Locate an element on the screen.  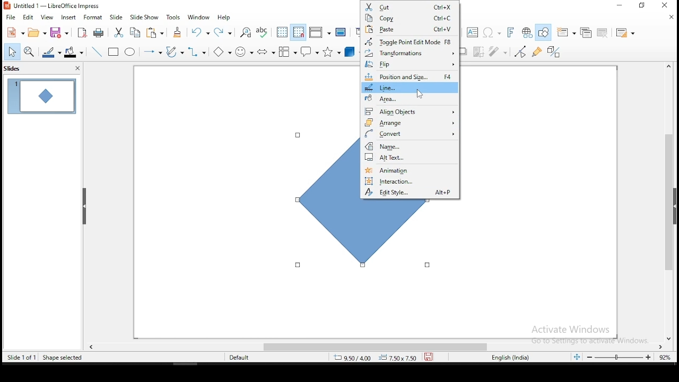
window is located at coordinates (199, 16).